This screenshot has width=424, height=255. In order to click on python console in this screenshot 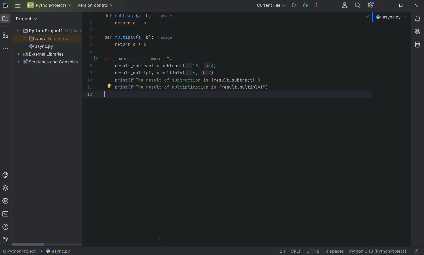, I will do `click(6, 175)`.